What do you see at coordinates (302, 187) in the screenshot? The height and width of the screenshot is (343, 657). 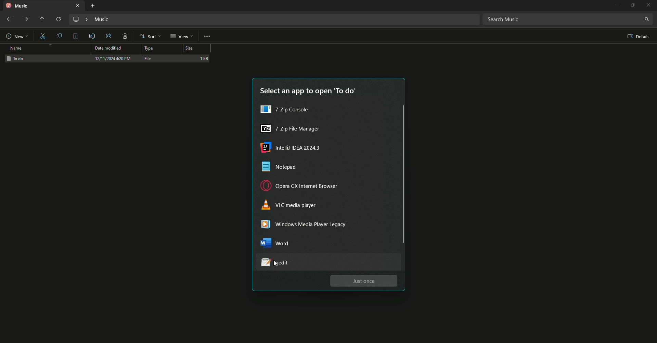 I see `Opera` at bounding box center [302, 187].